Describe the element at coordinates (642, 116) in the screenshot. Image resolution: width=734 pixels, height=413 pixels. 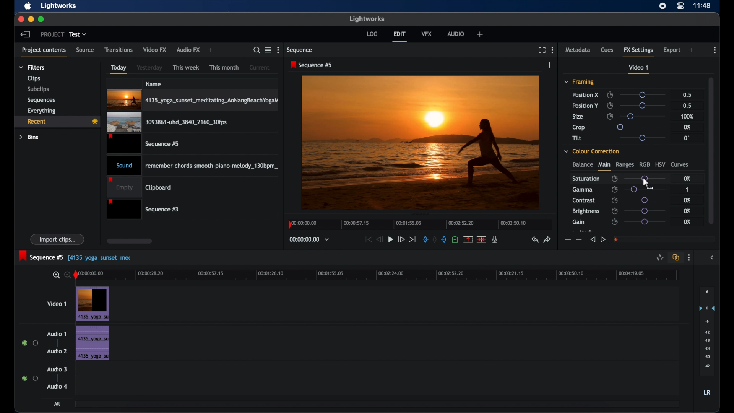
I see `slider` at that location.